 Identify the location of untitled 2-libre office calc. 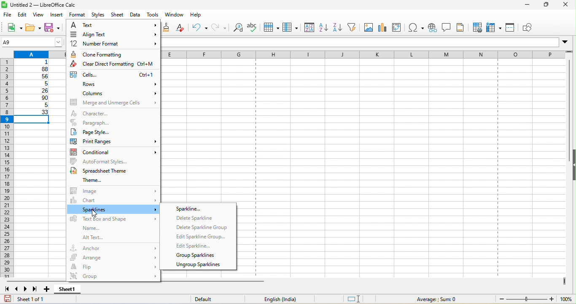
(69, 5).